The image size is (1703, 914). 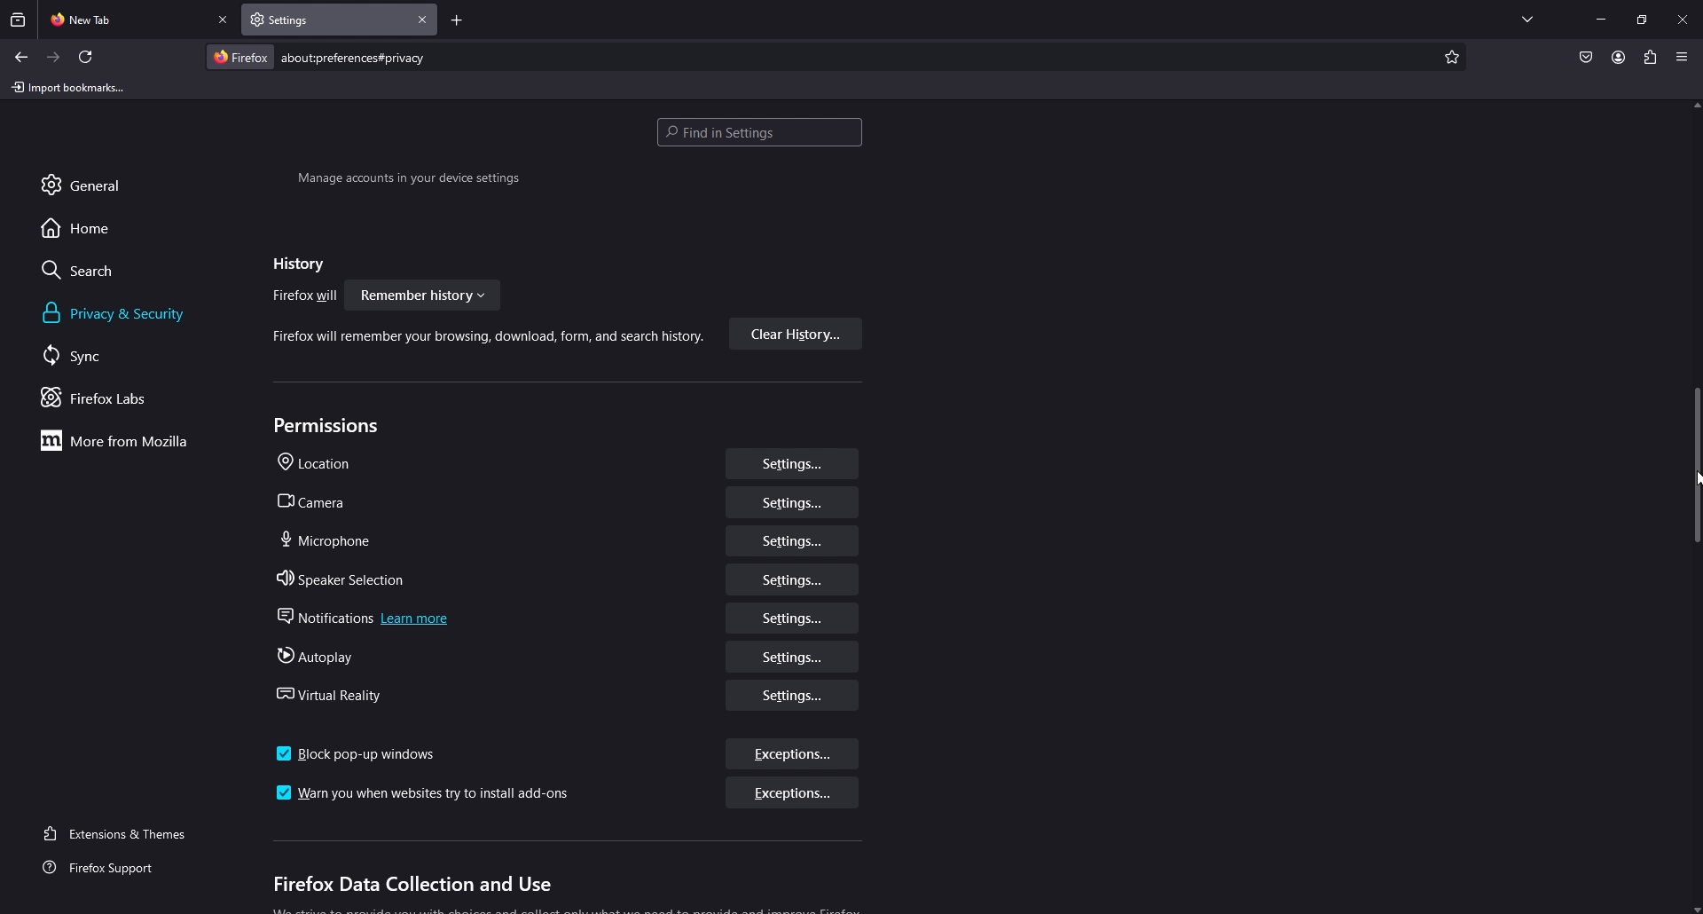 What do you see at coordinates (795, 756) in the screenshot?
I see `exceptions` at bounding box center [795, 756].